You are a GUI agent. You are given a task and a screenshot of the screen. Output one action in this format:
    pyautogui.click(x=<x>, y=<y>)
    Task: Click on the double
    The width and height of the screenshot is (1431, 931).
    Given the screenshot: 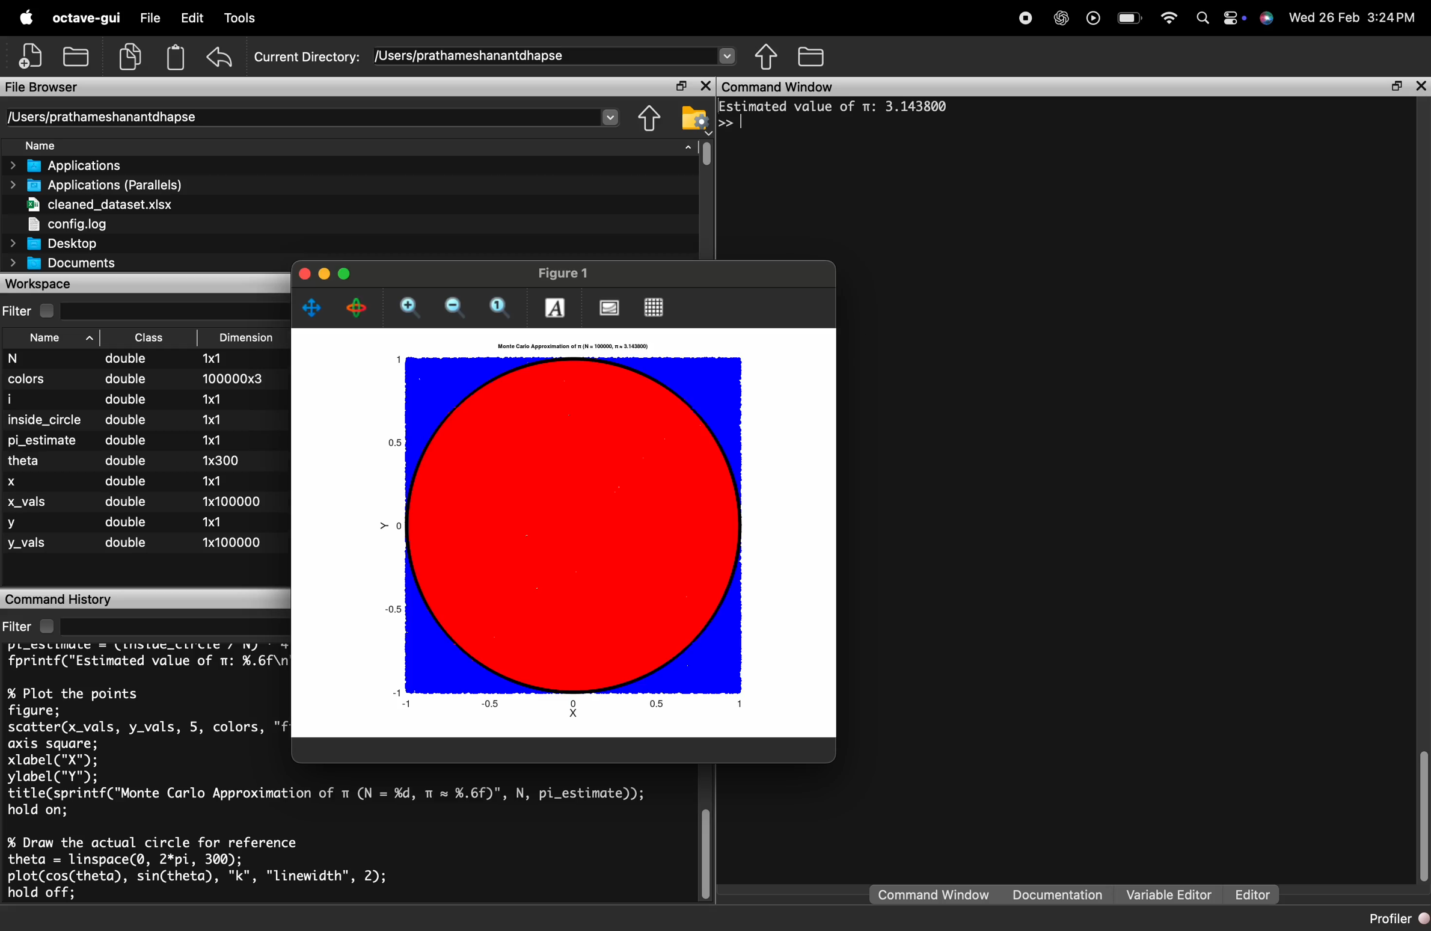 What is the action you would take?
    pyautogui.click(x=126, y=523)
    